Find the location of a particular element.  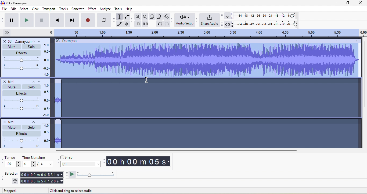

redo is located at coordinates (167, 24).